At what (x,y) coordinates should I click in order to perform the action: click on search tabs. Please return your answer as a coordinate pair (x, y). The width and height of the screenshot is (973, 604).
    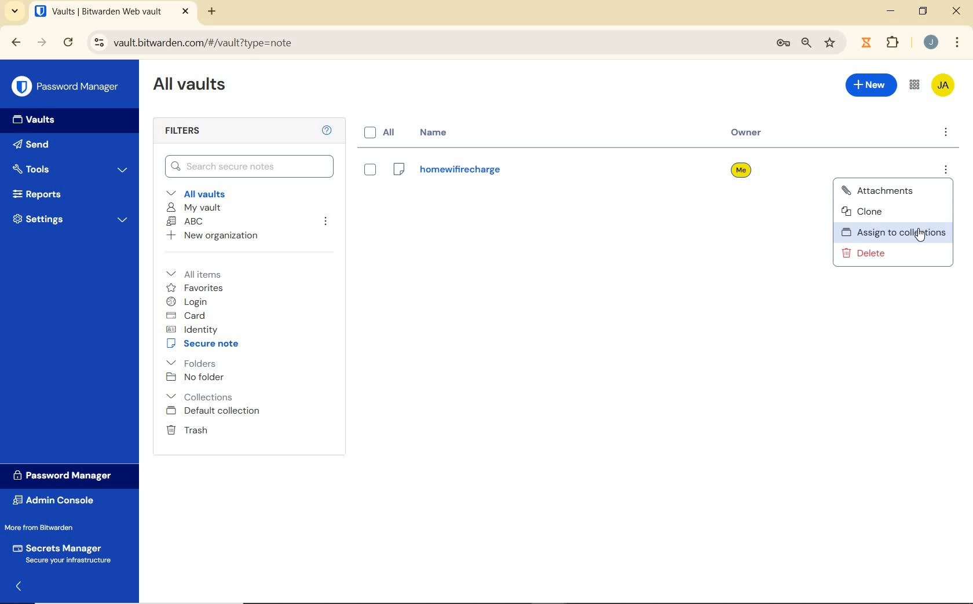
    Looking at the image, I should click on (16, 13).